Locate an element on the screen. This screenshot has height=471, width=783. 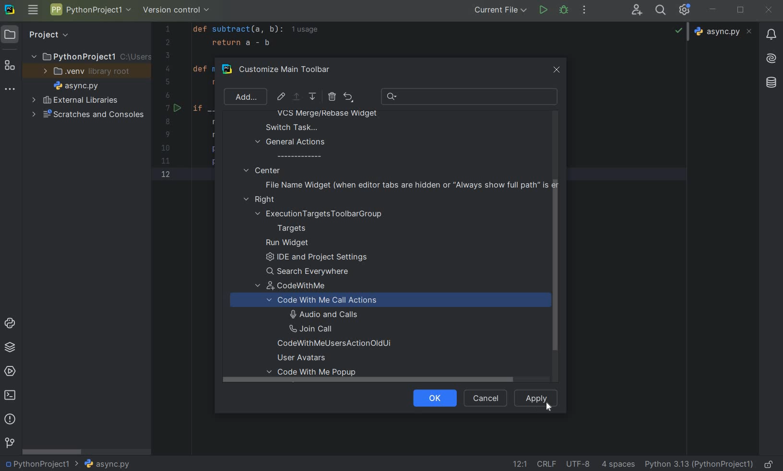
codewithme is located at coordinates (297, 287).